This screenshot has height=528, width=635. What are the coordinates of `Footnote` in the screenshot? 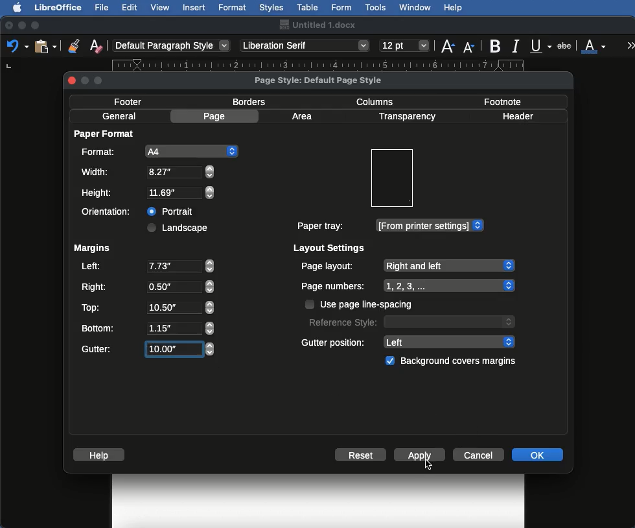 It's located at (502, 101).